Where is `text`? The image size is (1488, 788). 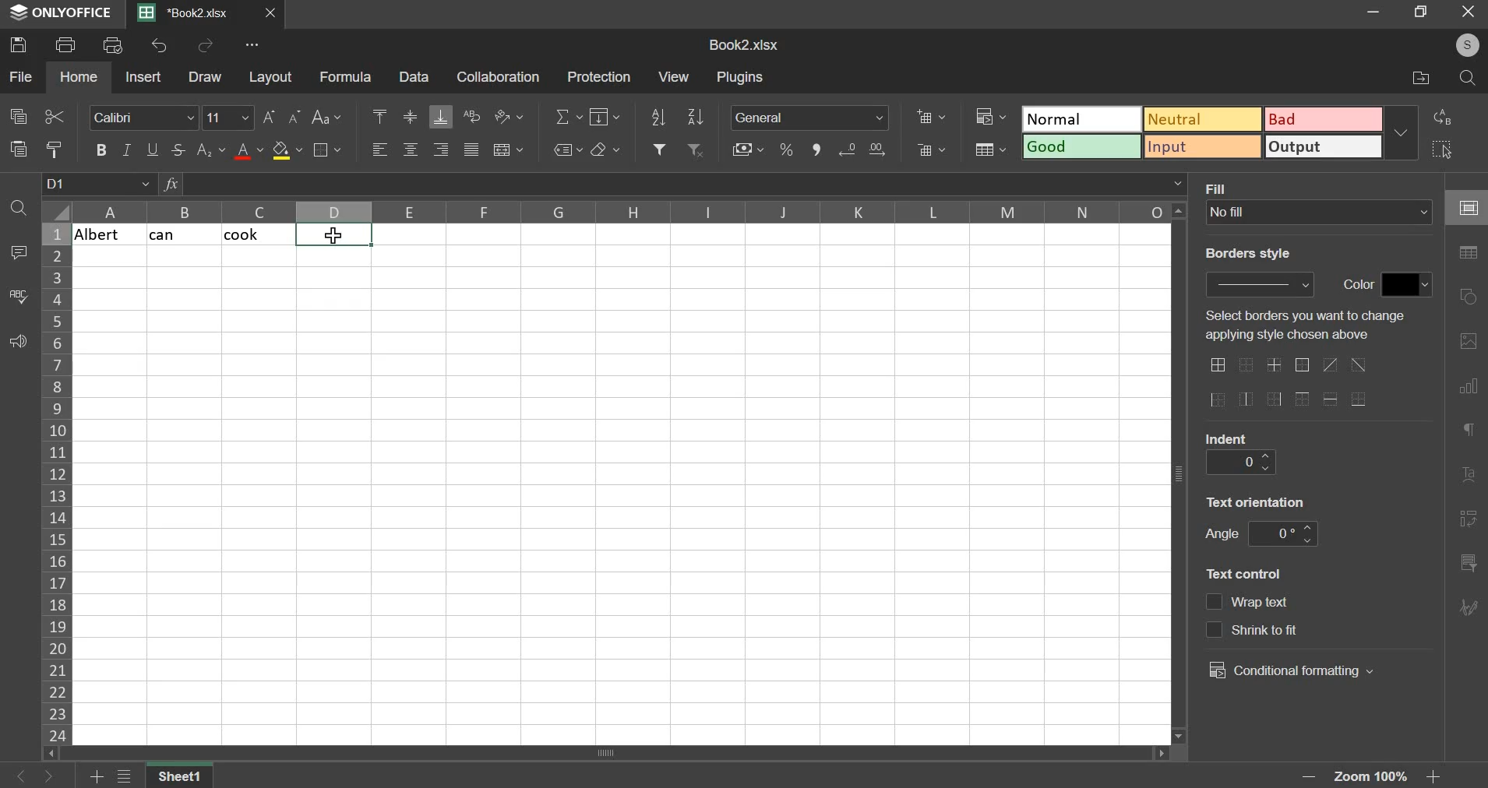 text is located at coordinates (1227, 436).